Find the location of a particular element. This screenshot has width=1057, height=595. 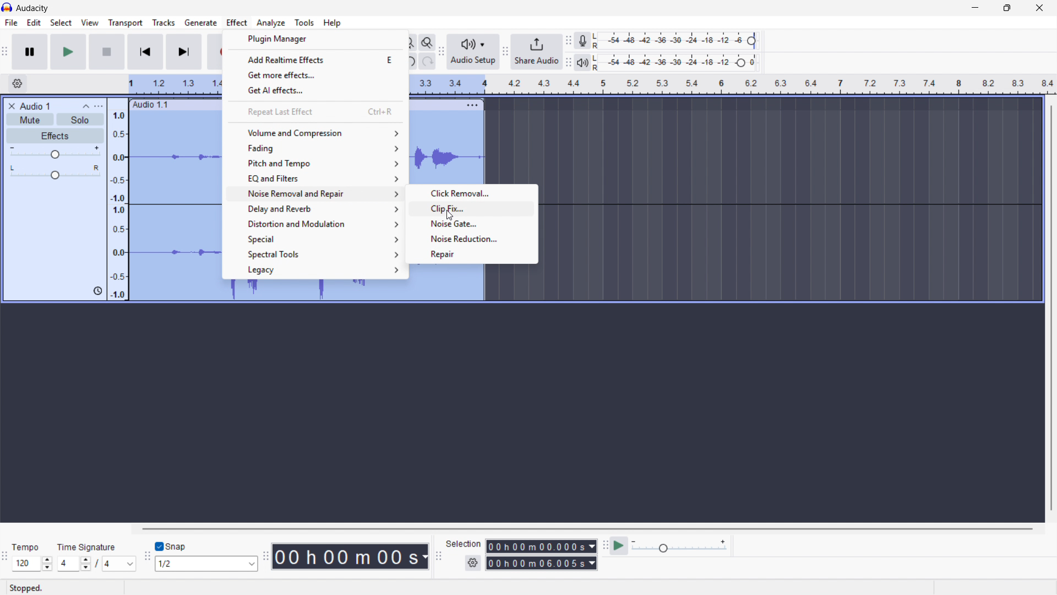

Legacy  is located at coordinates (313, 270).